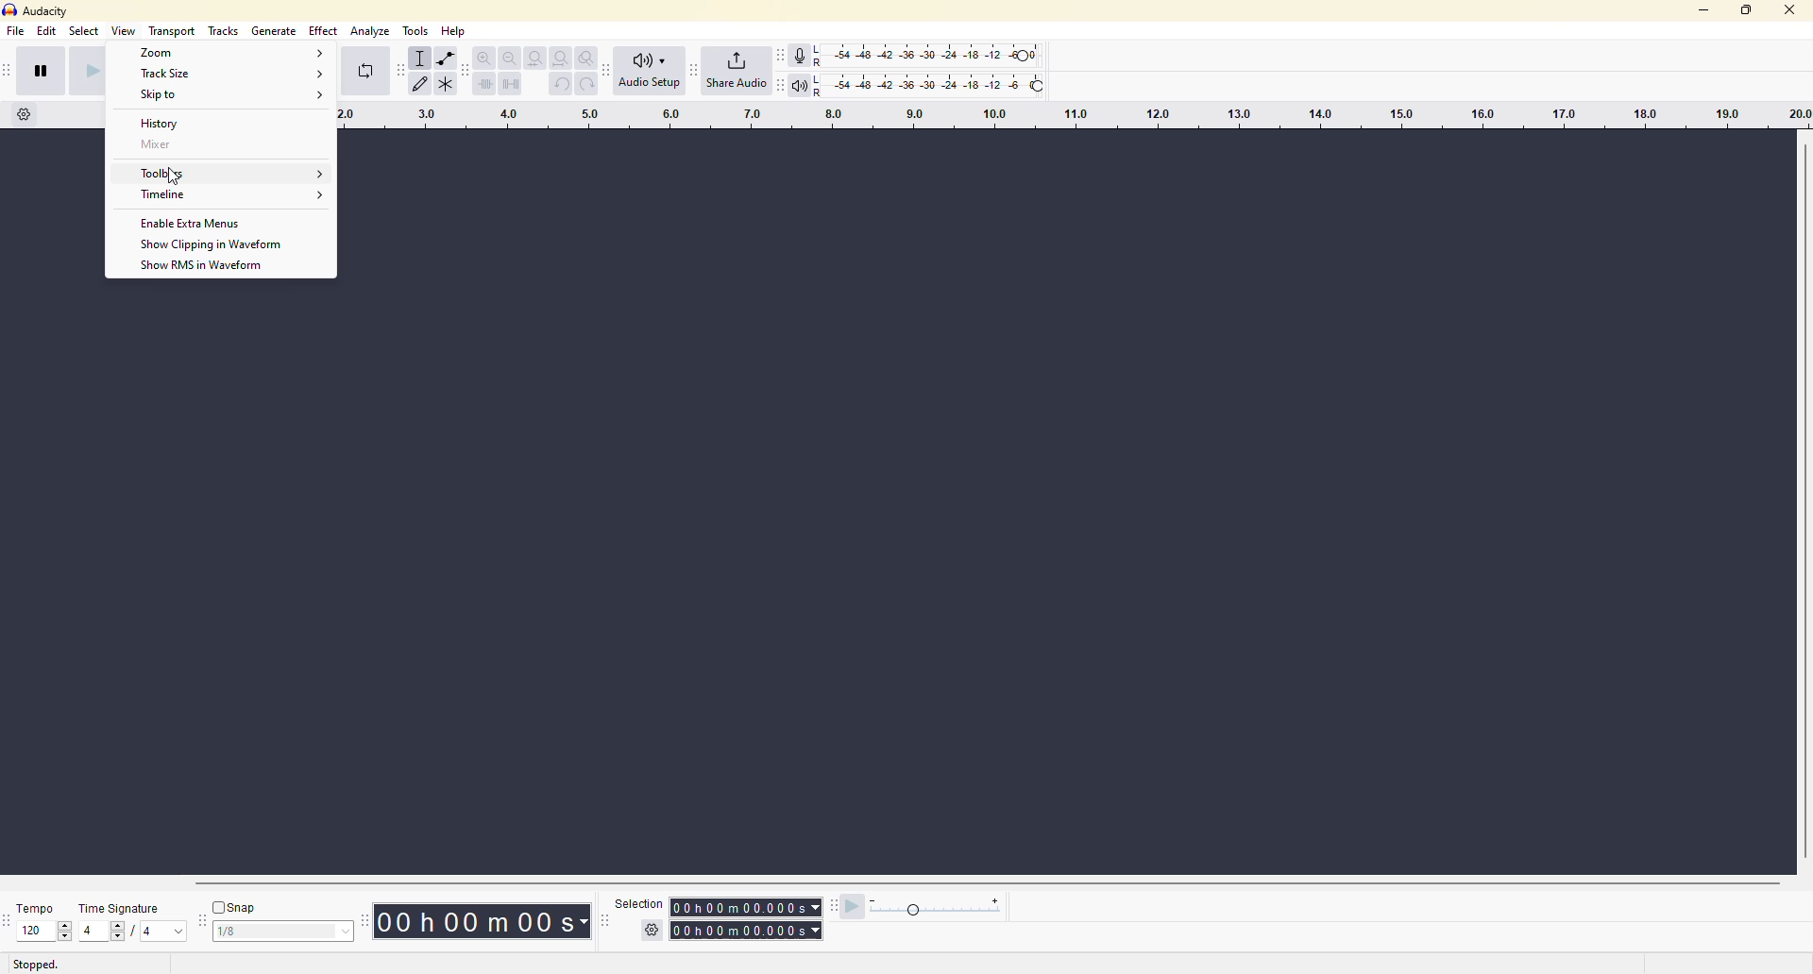 The height and width of the screenshot is (974, 1813). Describe the element at coordinates (448, 83) in the screenshot. I see `multi tool` at that location.